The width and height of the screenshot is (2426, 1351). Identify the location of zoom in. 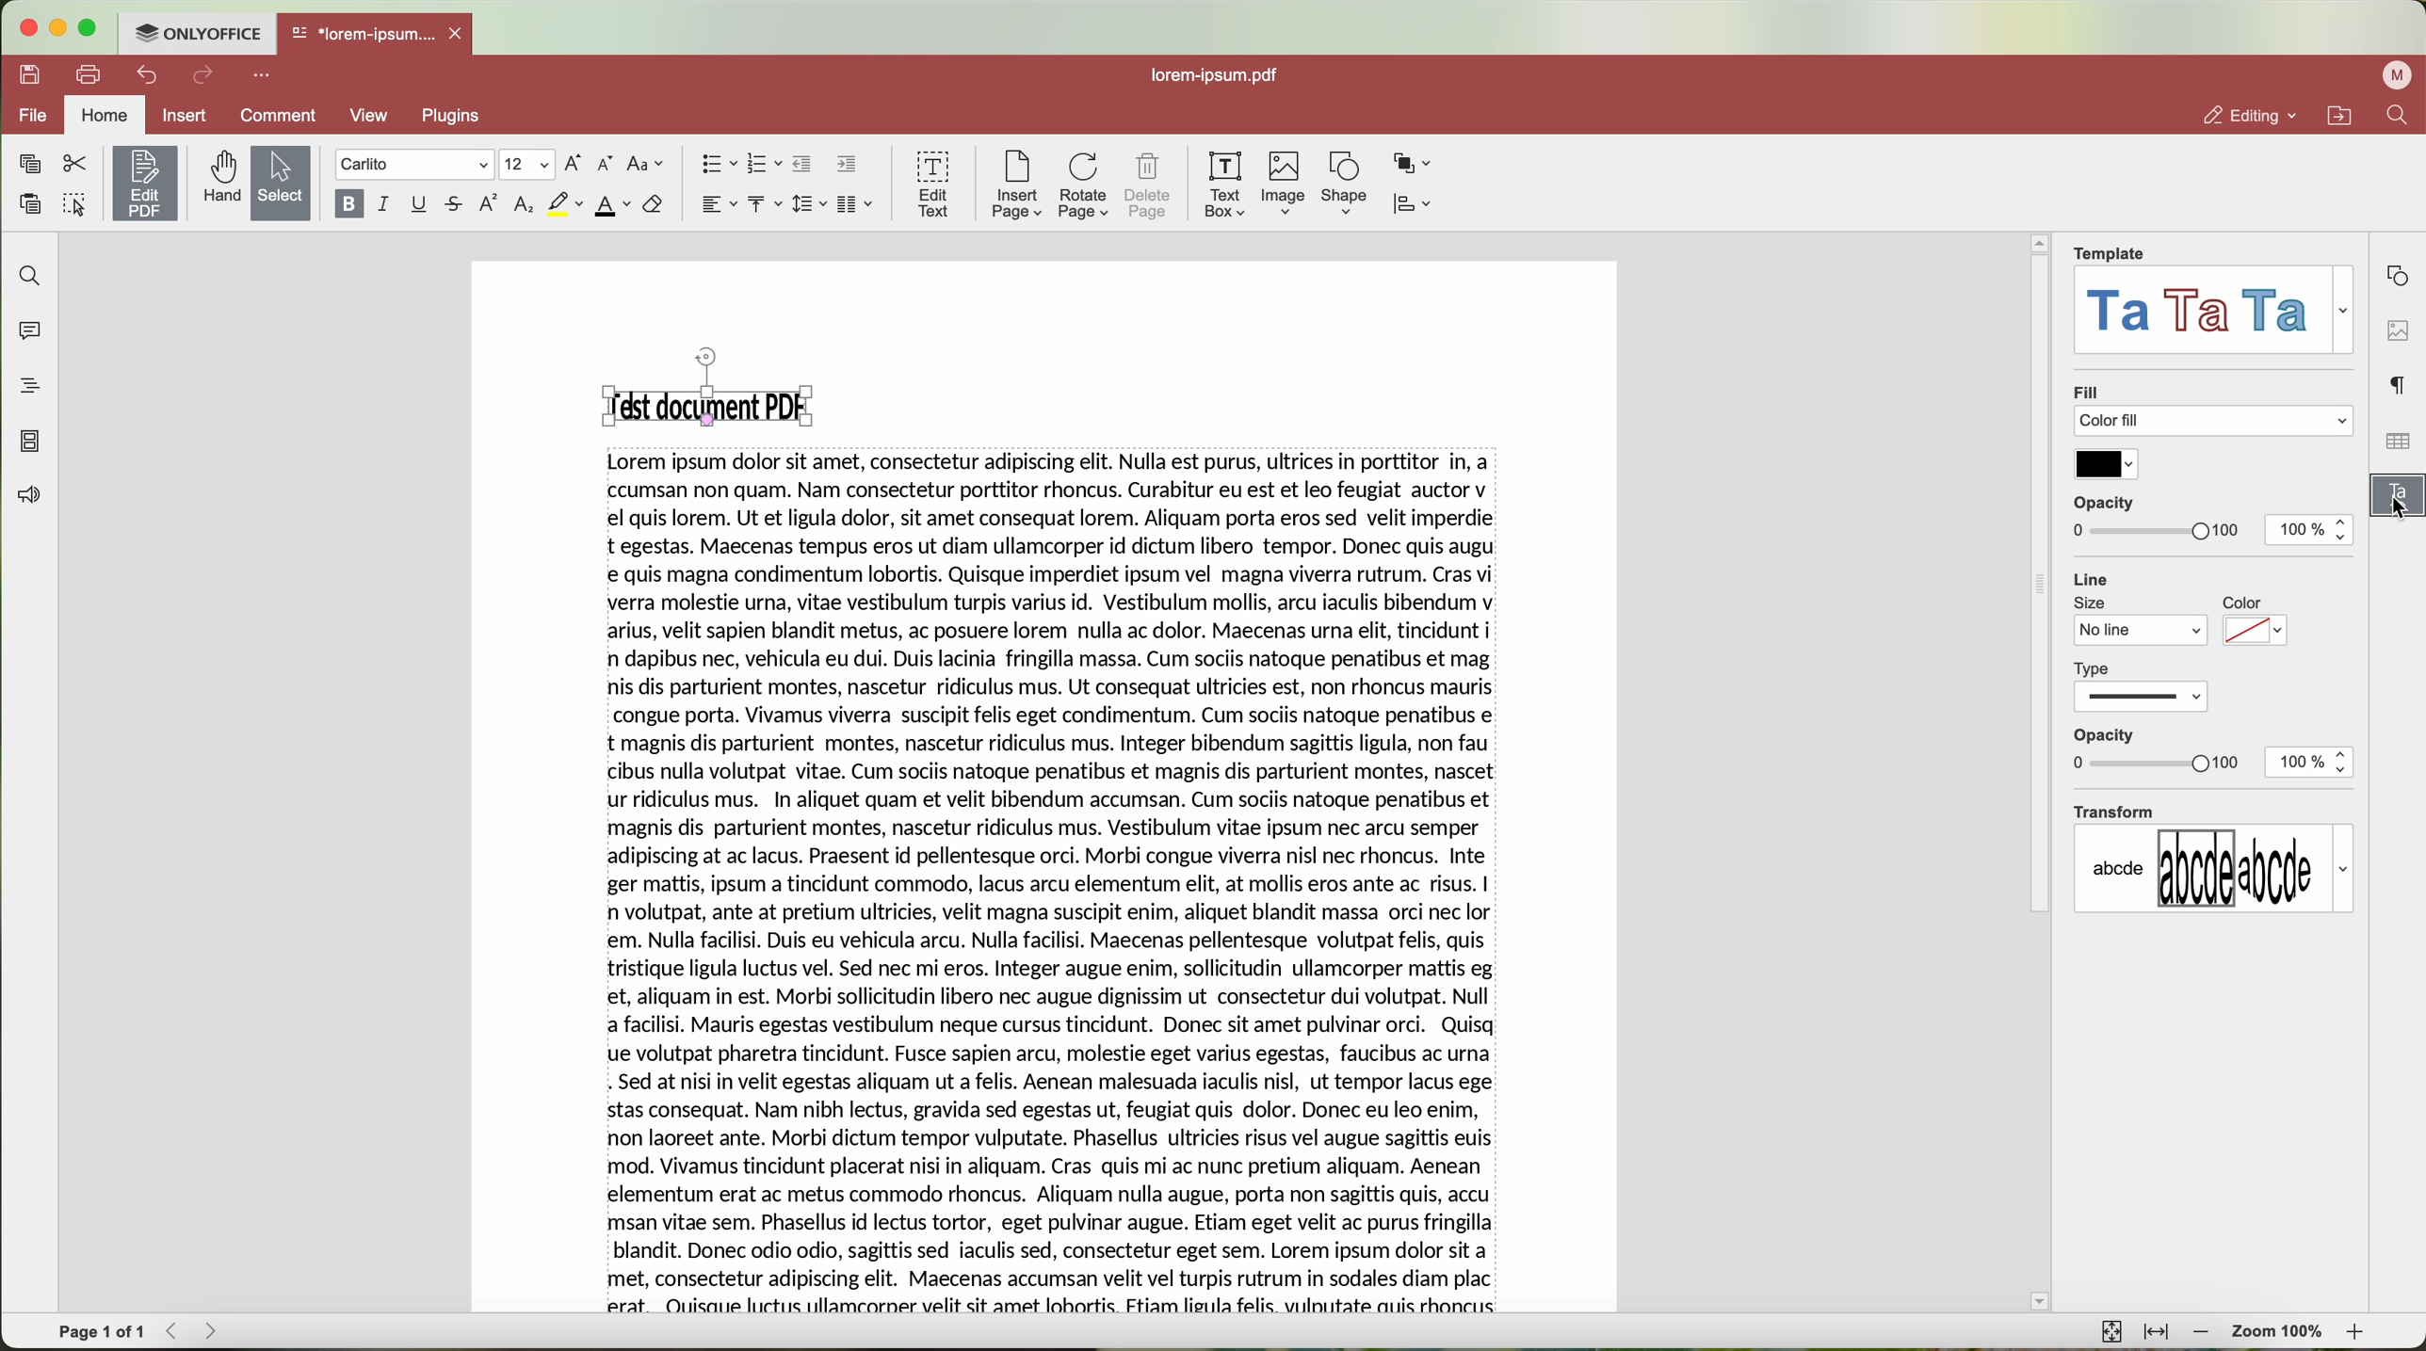
(2359, 1331).